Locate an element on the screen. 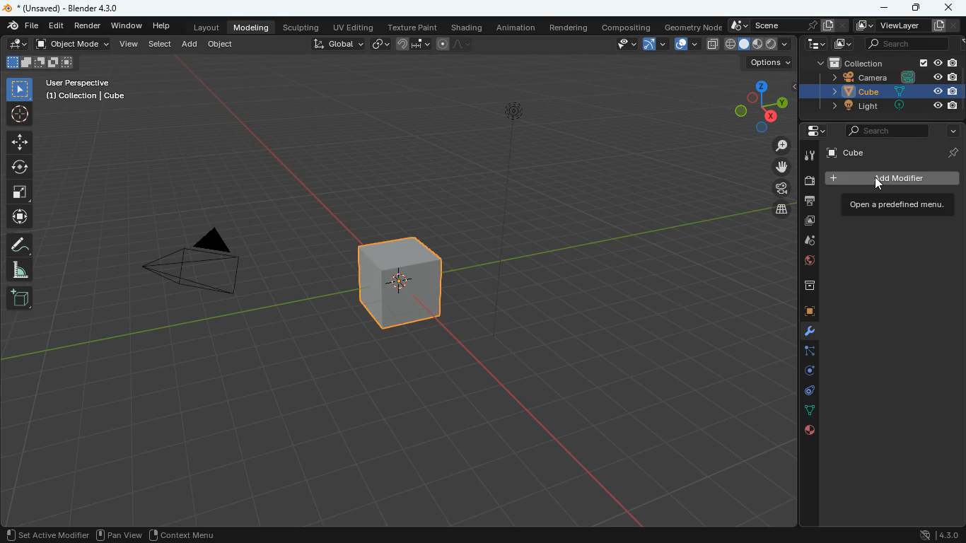  full screen is located at coordinates (20, 194).